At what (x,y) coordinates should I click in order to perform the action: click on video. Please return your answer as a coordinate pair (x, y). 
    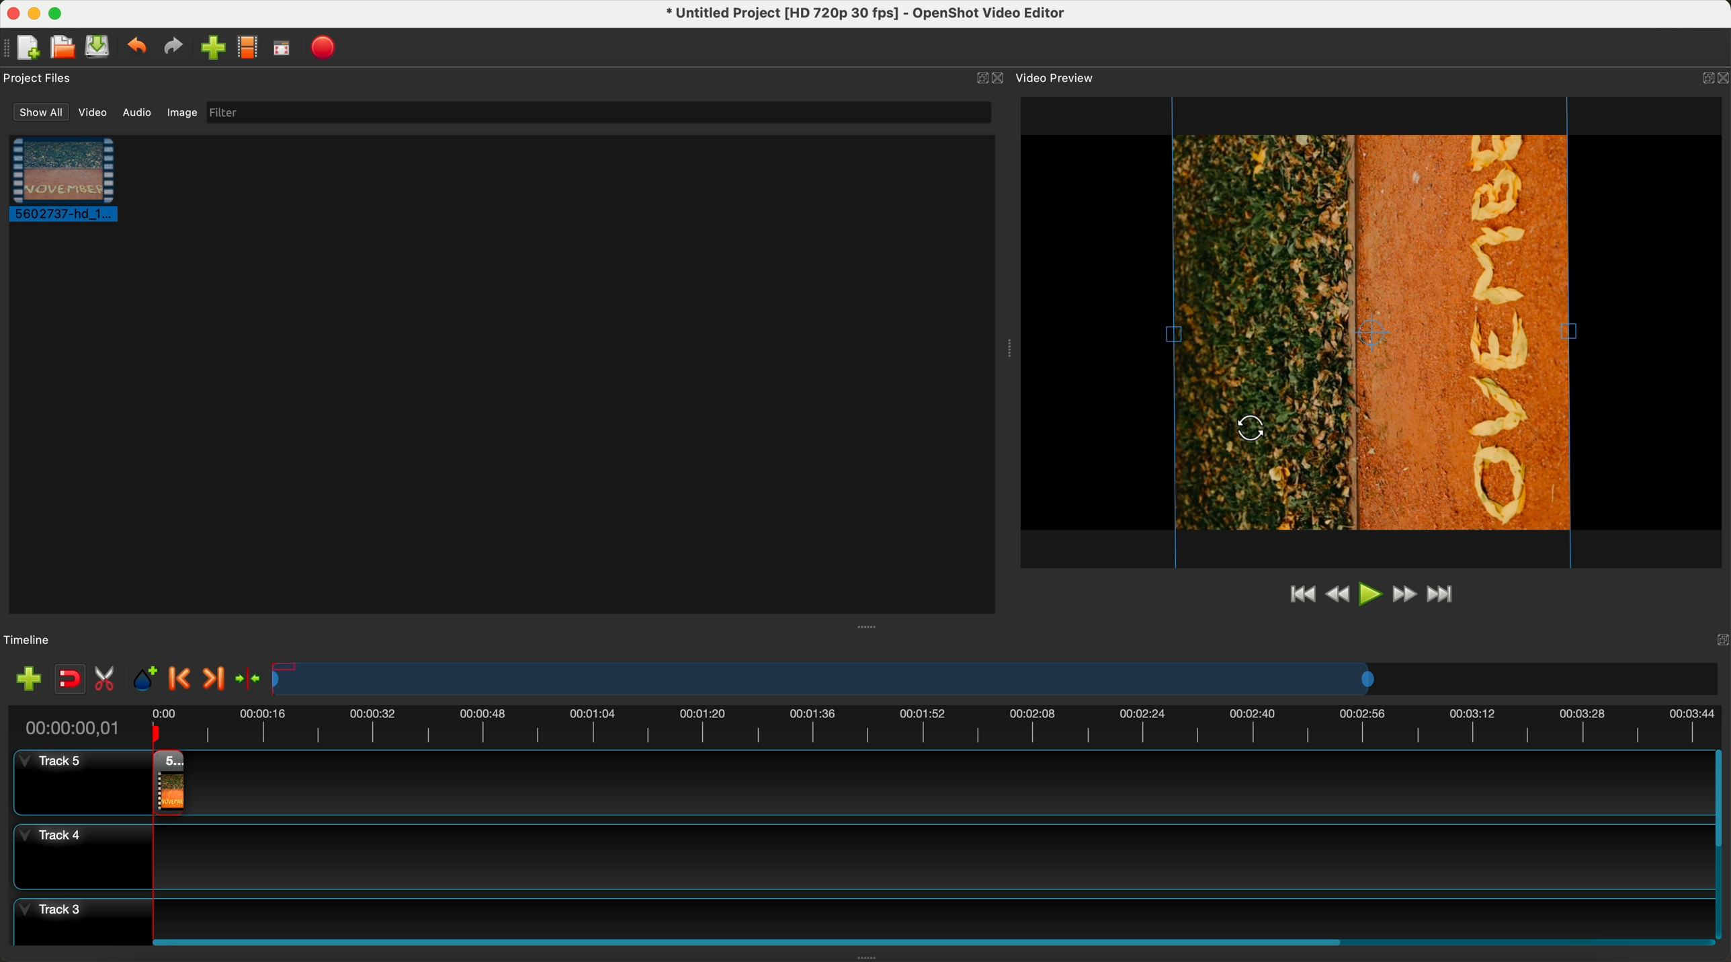
    Looking at the image, I should click on (93, 114).